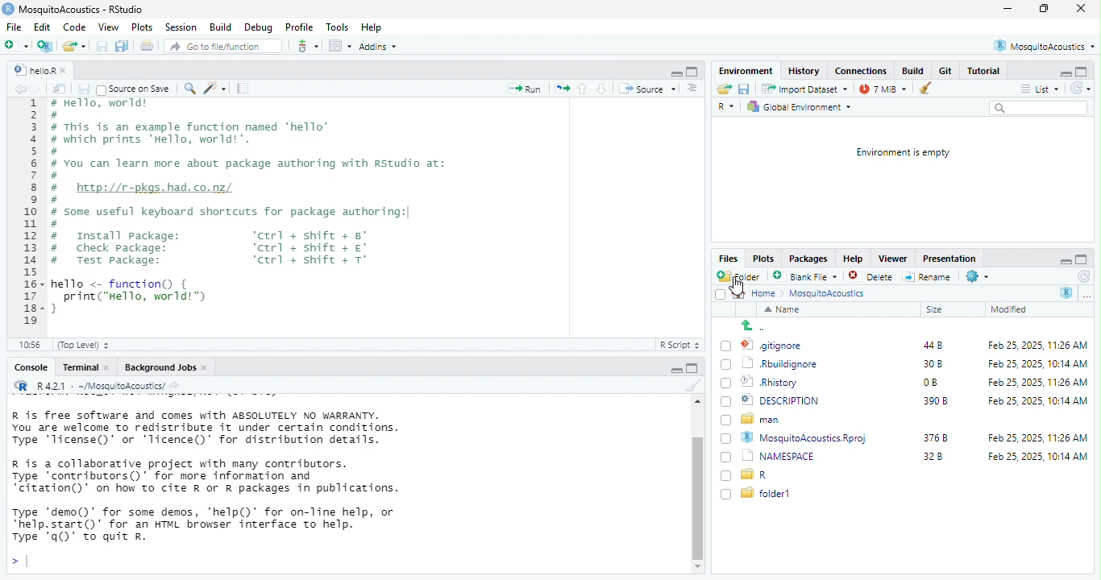 Image resolution: width=1101 pixels, height=580 pixels. What do you see at coordinates (927, 383) in the screenshot?
I see `0B` at bounding box center [927, 383].